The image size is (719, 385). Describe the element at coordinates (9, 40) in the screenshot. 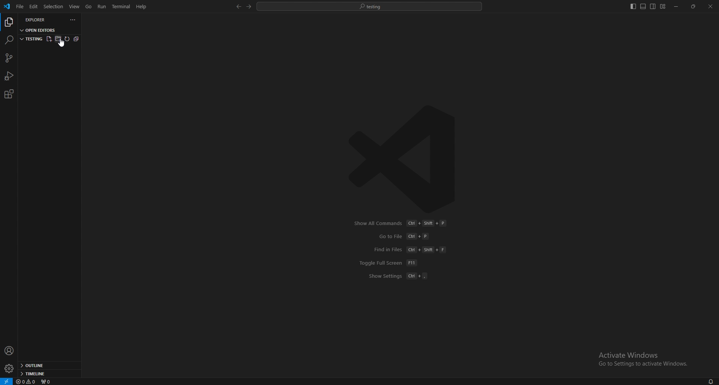

I see `search` at that location.